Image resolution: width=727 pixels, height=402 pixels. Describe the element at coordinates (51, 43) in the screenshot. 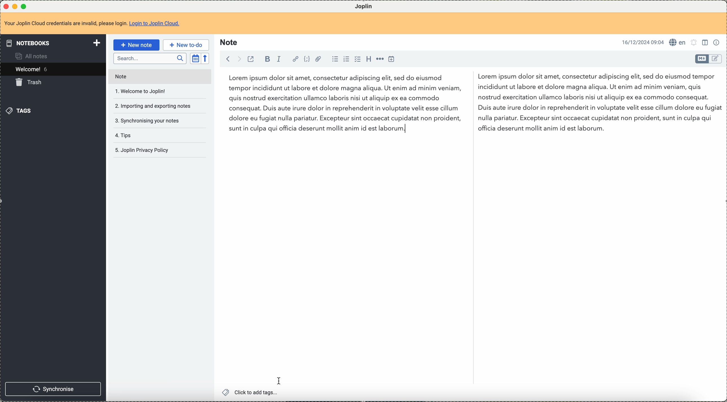

I see `notebooks` at that location.